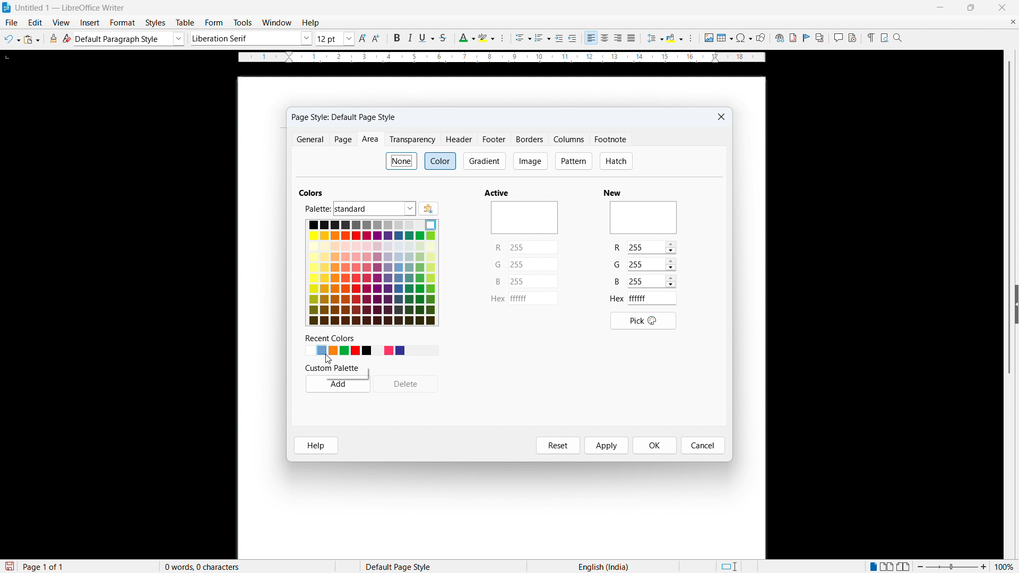 Image resolution: width=1019 pixels, height=573 pixels. I want to click on Table , so click(186, 23).